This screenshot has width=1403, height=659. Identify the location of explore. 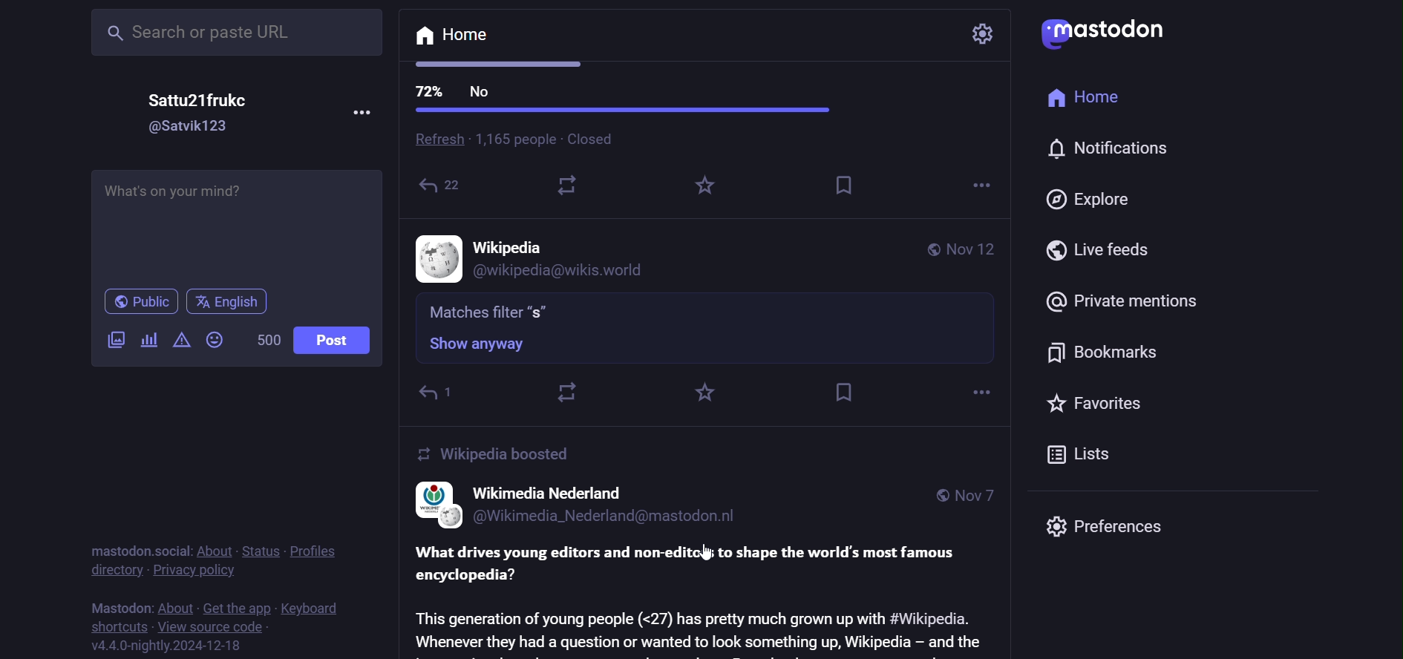
(1097, 199).